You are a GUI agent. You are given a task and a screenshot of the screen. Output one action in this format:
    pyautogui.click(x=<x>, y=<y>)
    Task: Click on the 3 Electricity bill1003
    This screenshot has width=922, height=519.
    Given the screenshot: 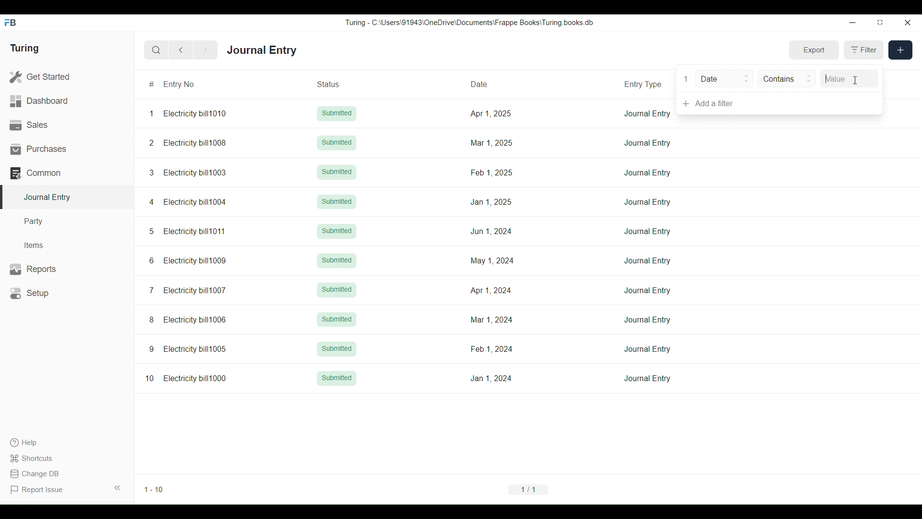 What is the action you would take?
    pyautogui.click(x=188, y=173)
    